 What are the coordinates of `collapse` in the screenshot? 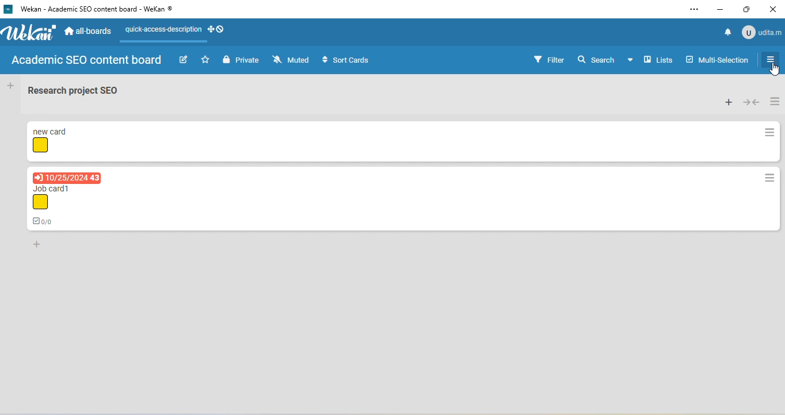 It's located at (752, 101).